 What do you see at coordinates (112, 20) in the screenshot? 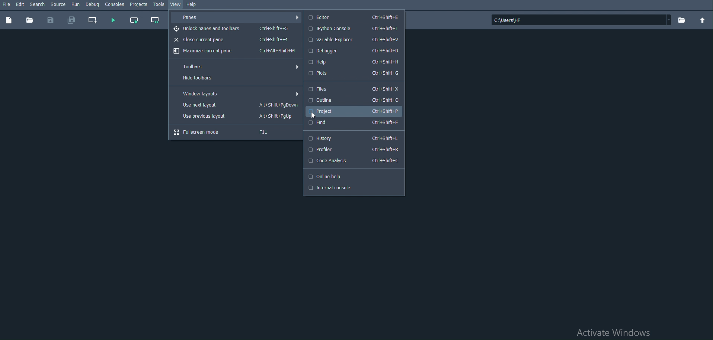
I see `Run file` at bounding box center [112, 20].